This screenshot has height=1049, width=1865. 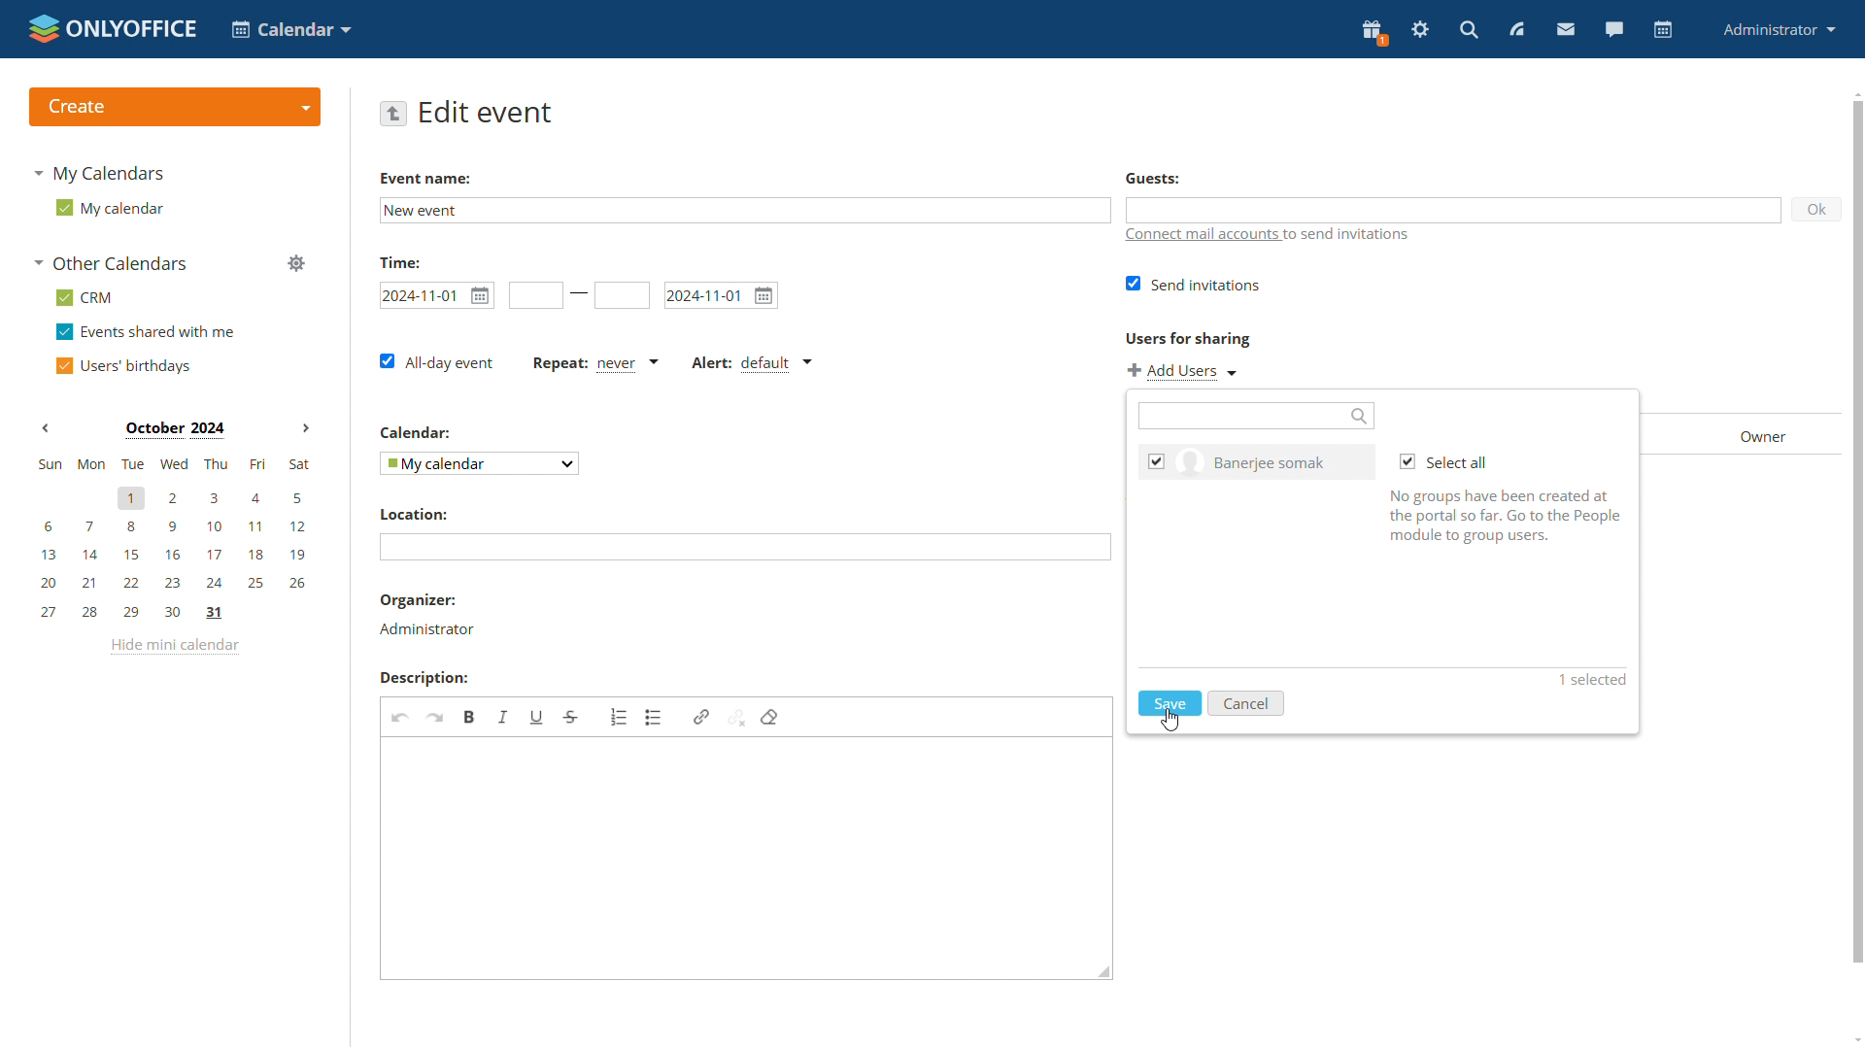 I want to click on link, so click(x=701, y=718).